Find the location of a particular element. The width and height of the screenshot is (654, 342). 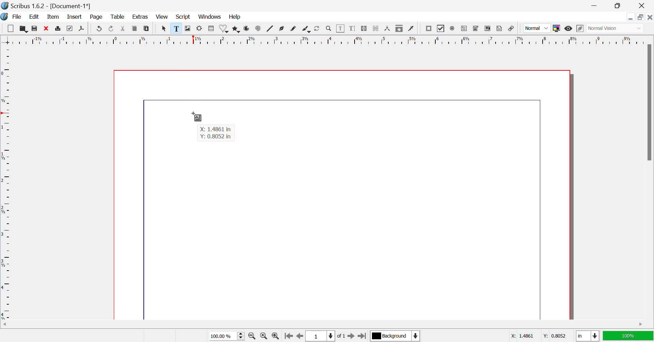

Zoom In is located at coordinates (275, 336).